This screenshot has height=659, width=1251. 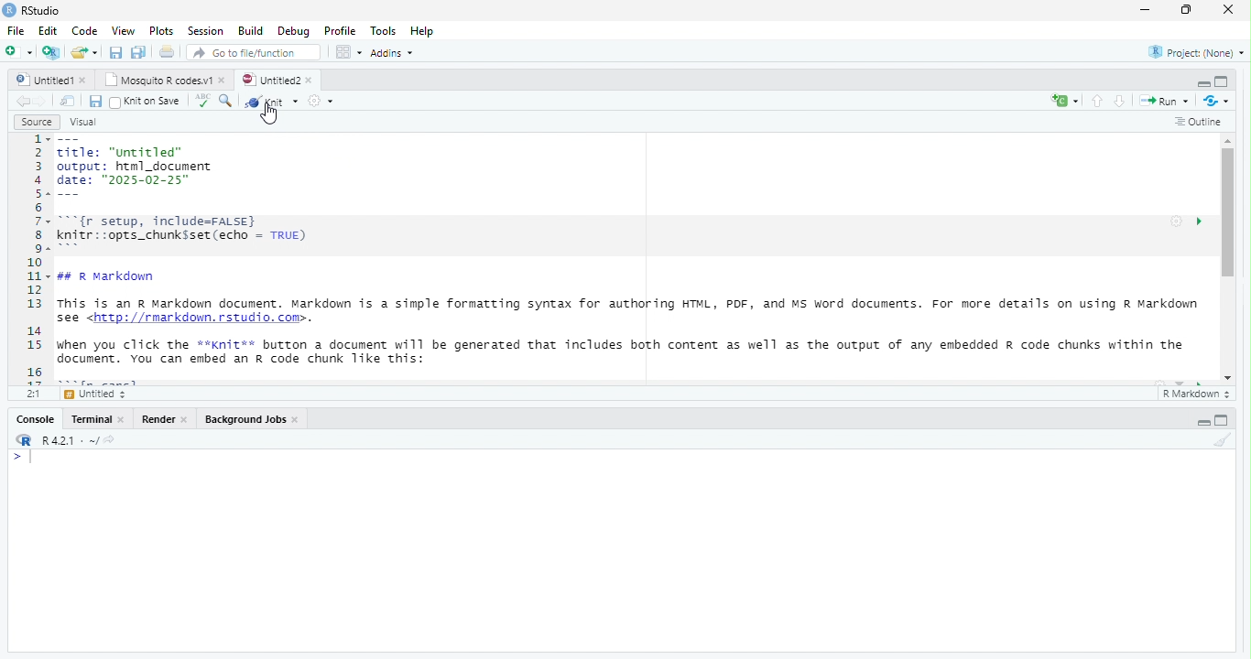 I want to click on maximise, so click(x=1187, y=10).